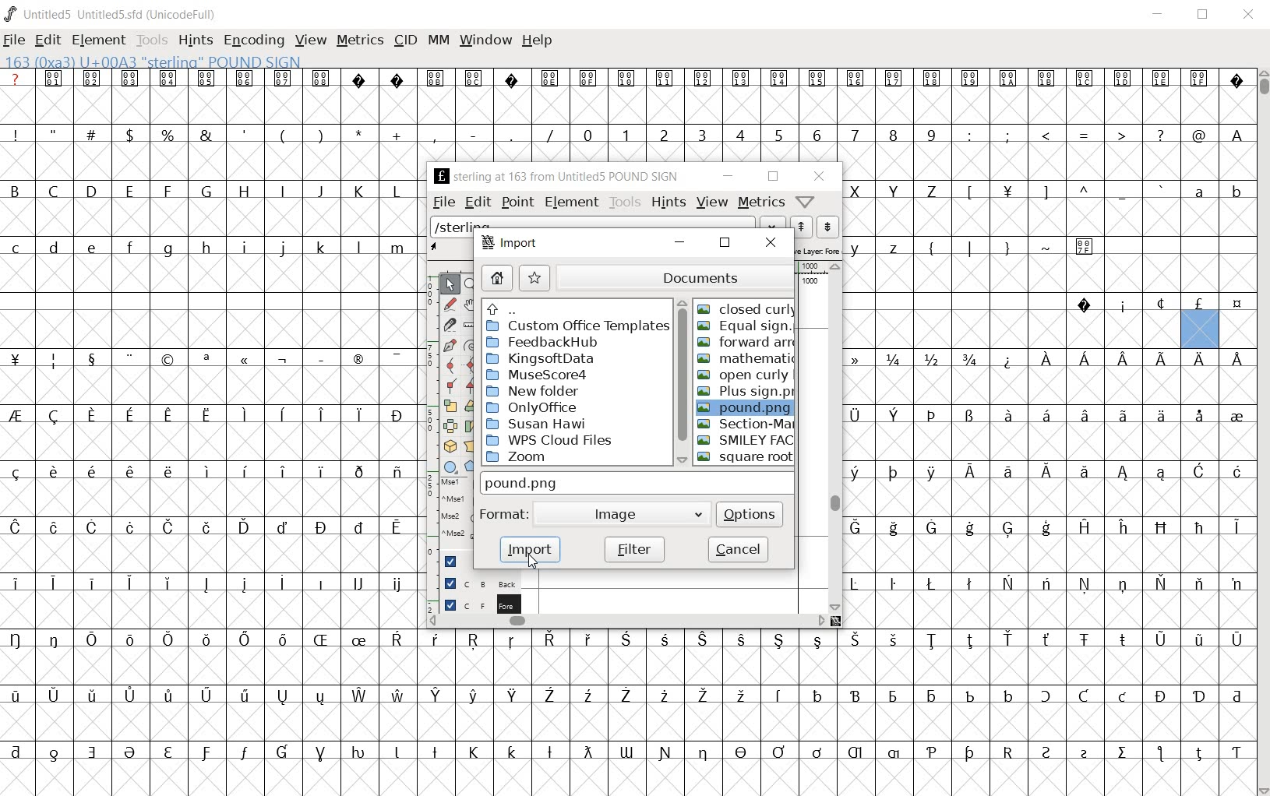 The width and height of the screenshot is (1270, 796). What do you see at coordinates (1006, 246) in the screenshot?
I see `}` at bounding box center [1006, 246].